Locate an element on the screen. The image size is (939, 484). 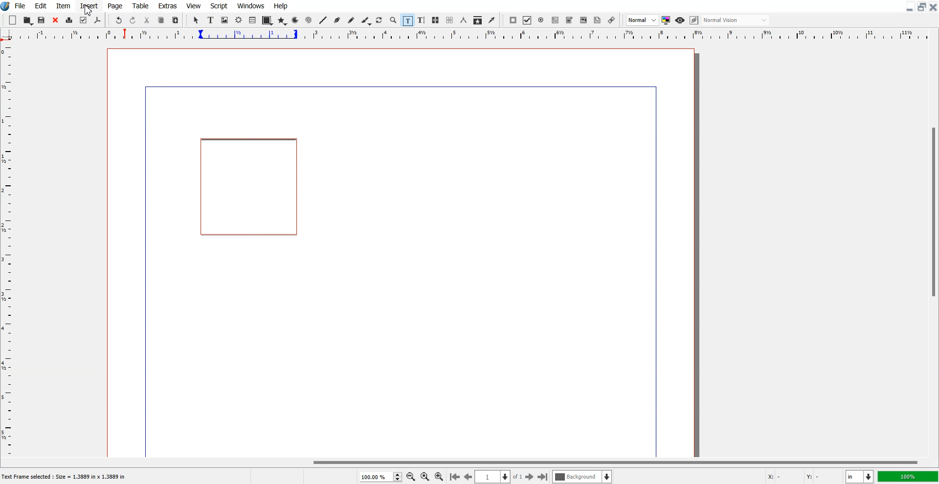
Edit in preview is located at coordinates (695, 21).